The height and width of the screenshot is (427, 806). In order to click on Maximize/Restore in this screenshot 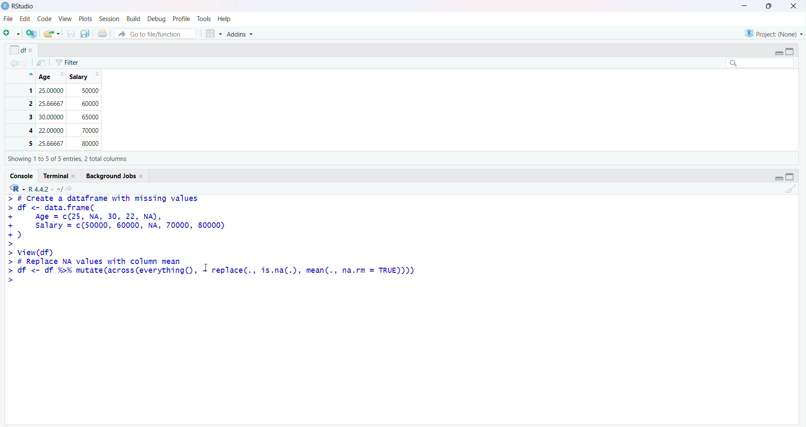, I will do `click(790, 177)`.